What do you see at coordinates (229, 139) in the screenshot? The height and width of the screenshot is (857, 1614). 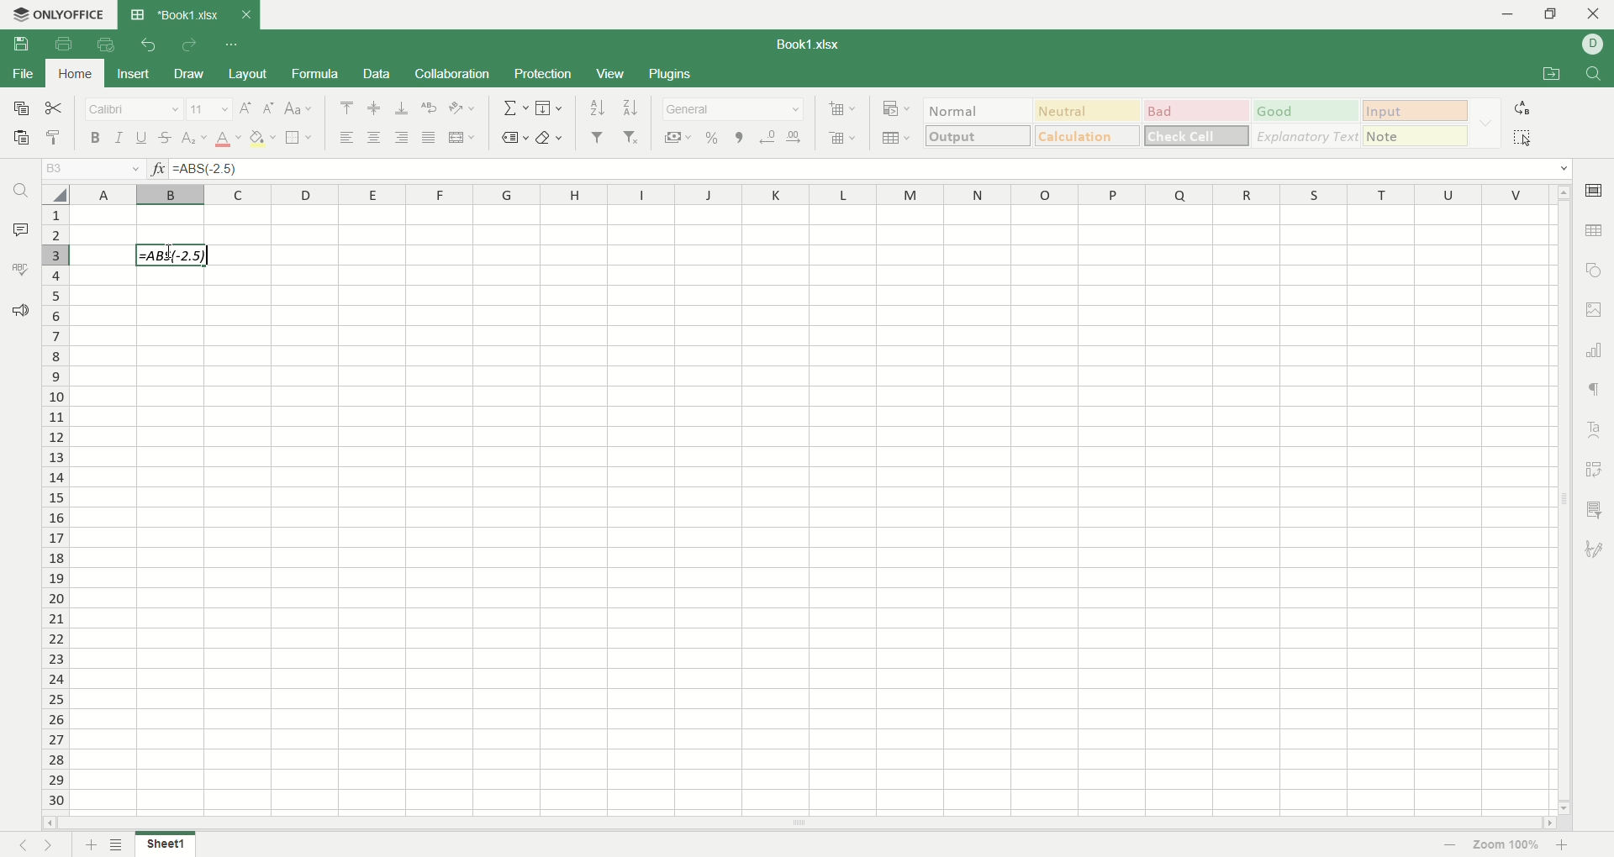 I see `font color` at bounding box center [229, 139].